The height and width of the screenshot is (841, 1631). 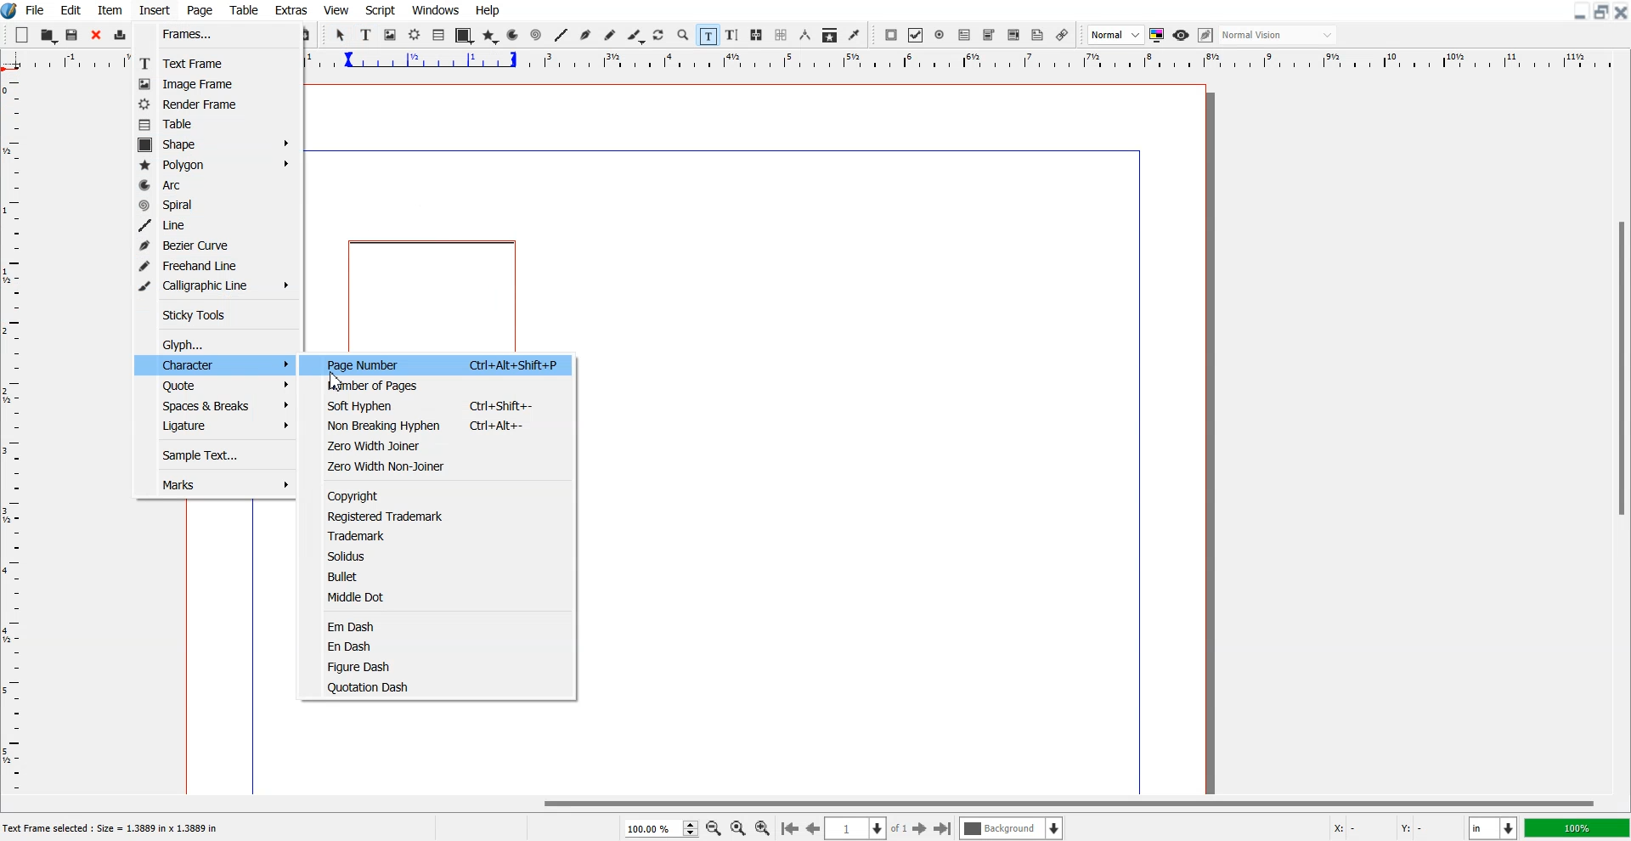 What do you see at coordinates (96, 36) in the screenshot?
I see `Close` at bounding box center [96, 36].